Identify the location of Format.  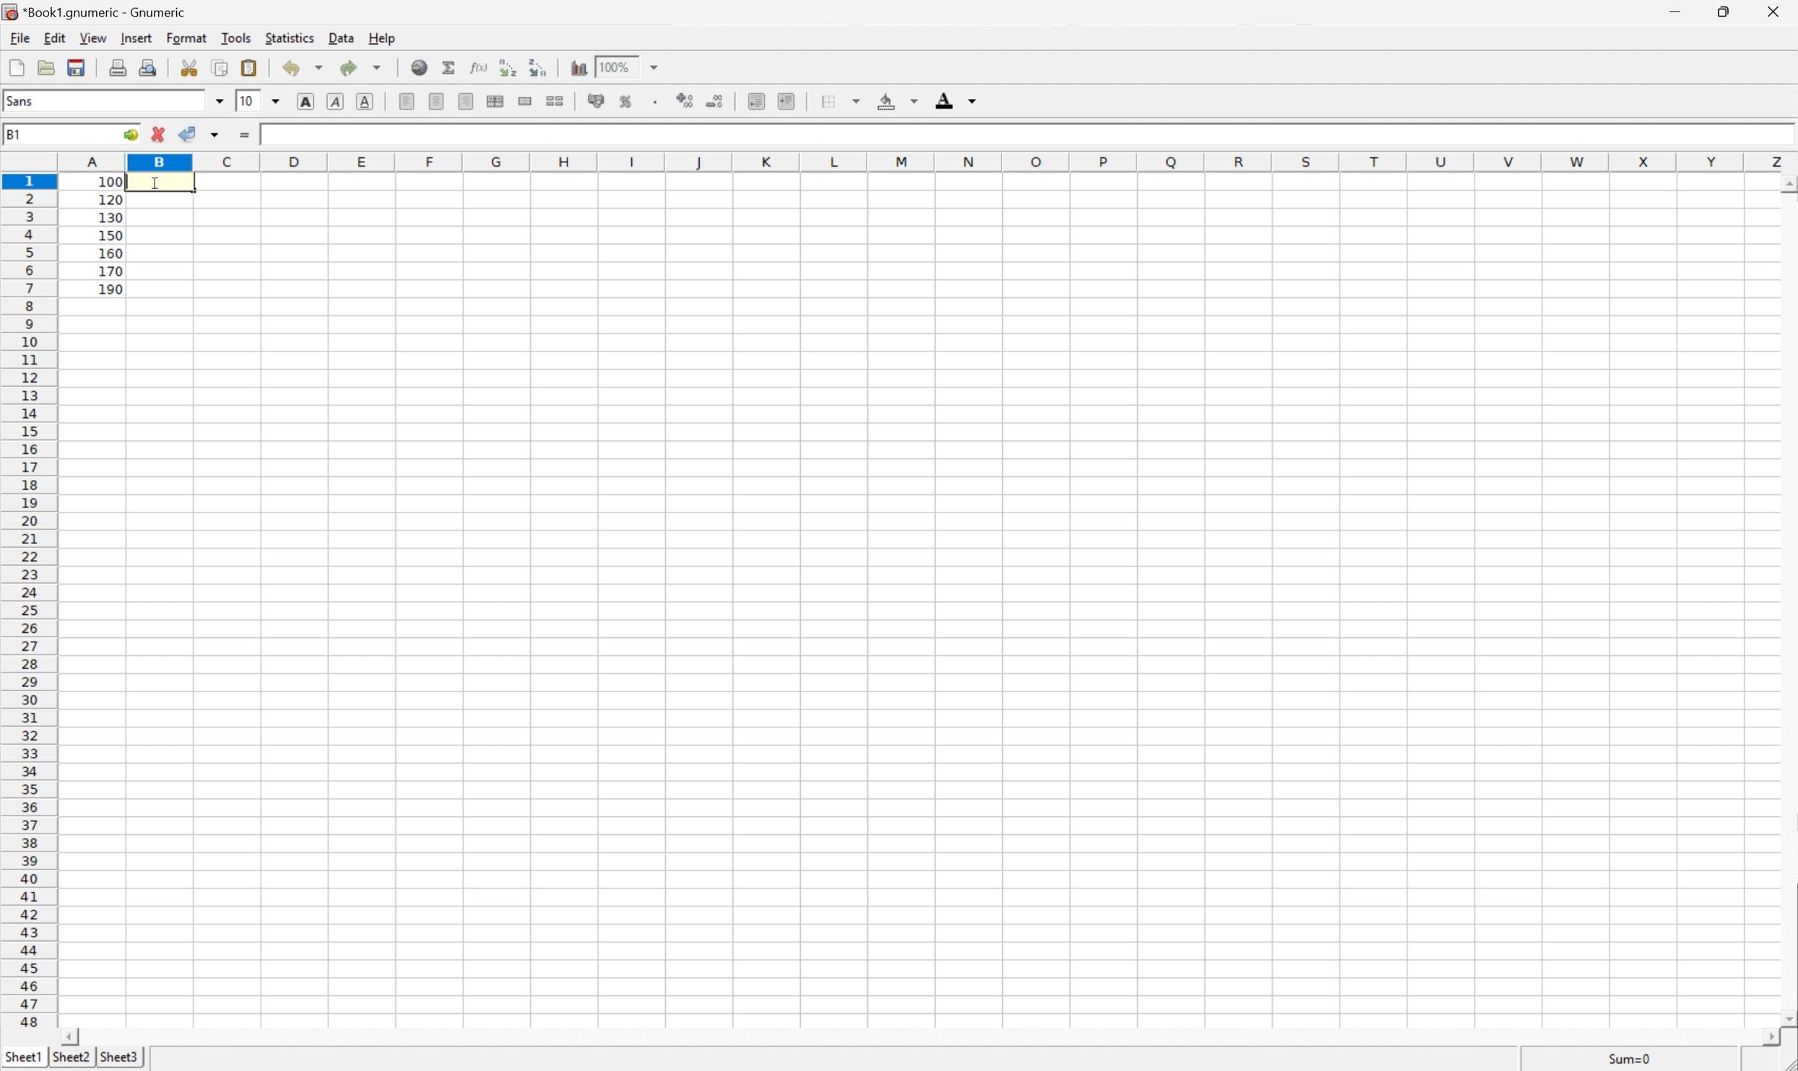
(187, 38).